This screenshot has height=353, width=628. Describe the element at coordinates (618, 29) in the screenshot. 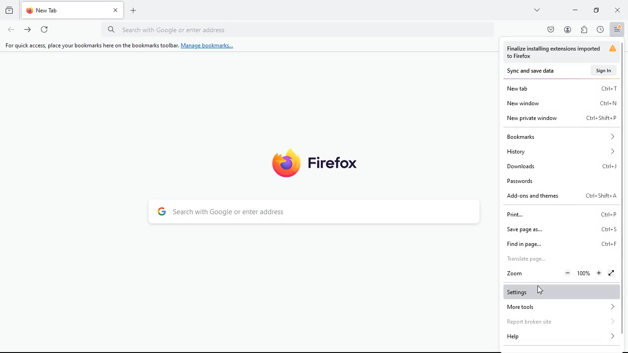

I see `menu` at that location.